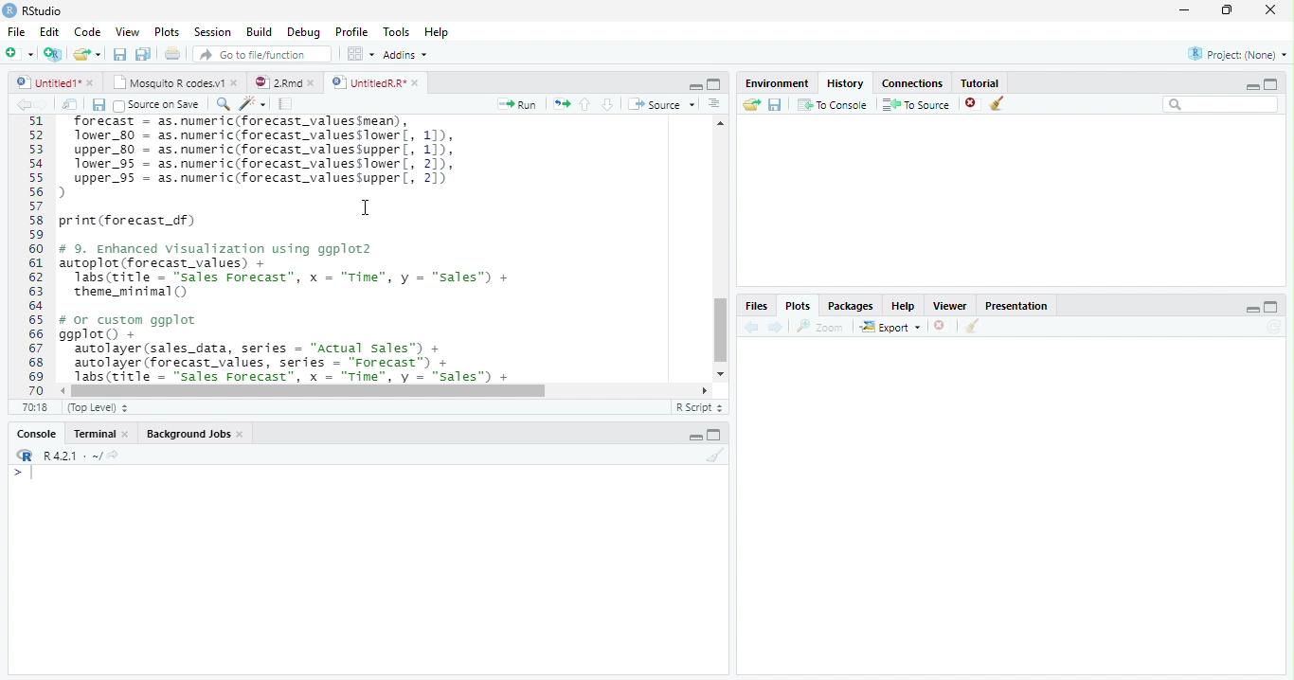 The width and height of the screenshot is (1294, 680). What do you see at coordinates (695, 86) in the screenshot?
I see `Minimize` at bounding box center [695, 86].